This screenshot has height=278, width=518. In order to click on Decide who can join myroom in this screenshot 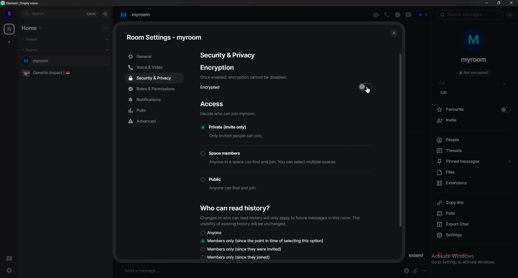, I will do `click(229, 113)`.